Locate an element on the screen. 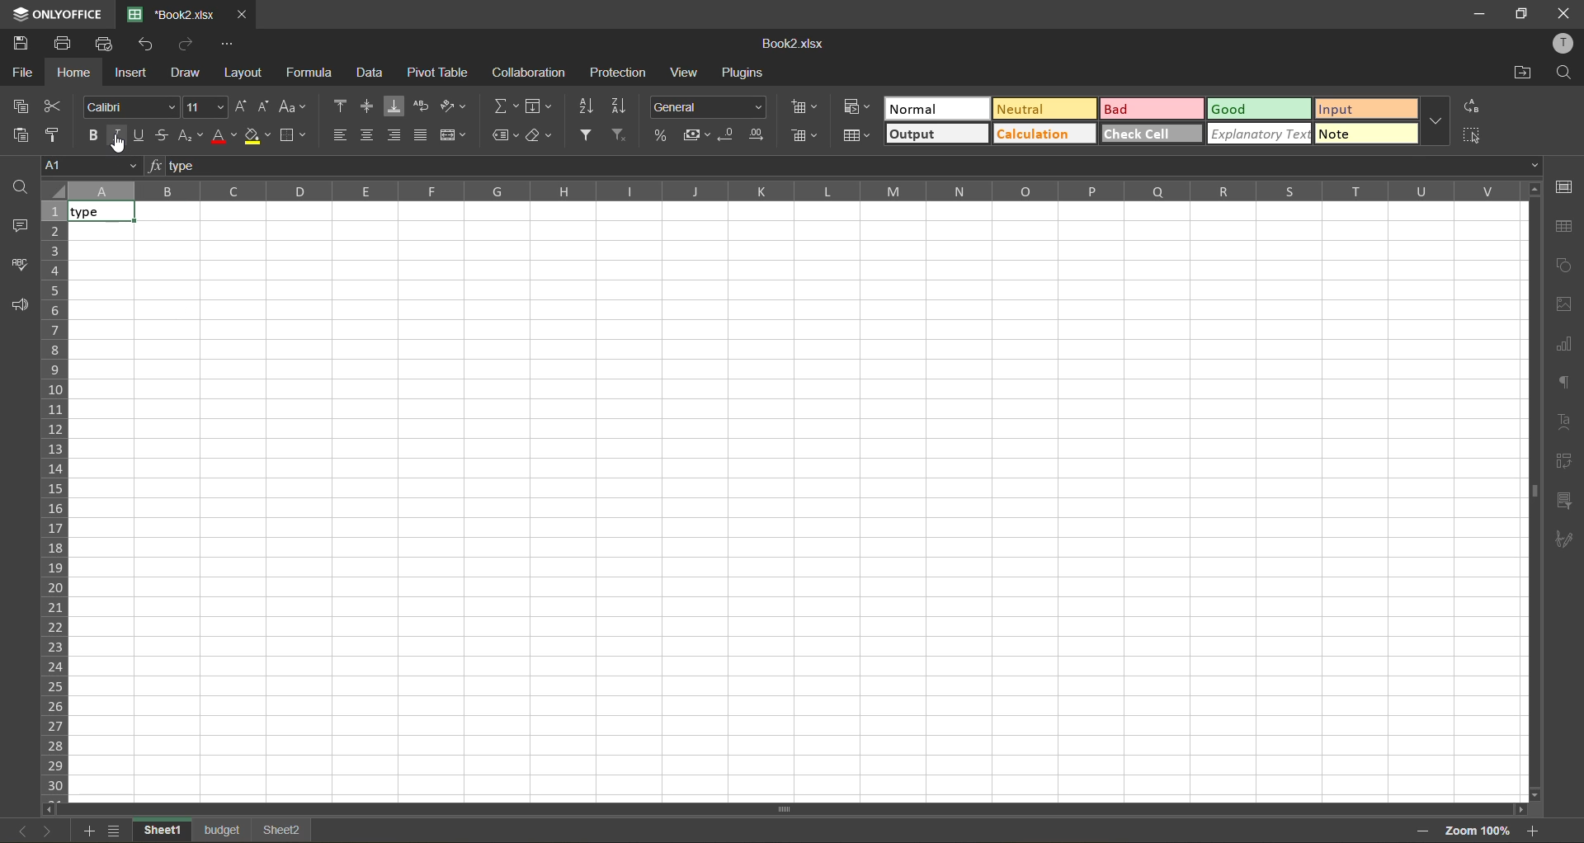  good is located at coordinates (1257, 108).